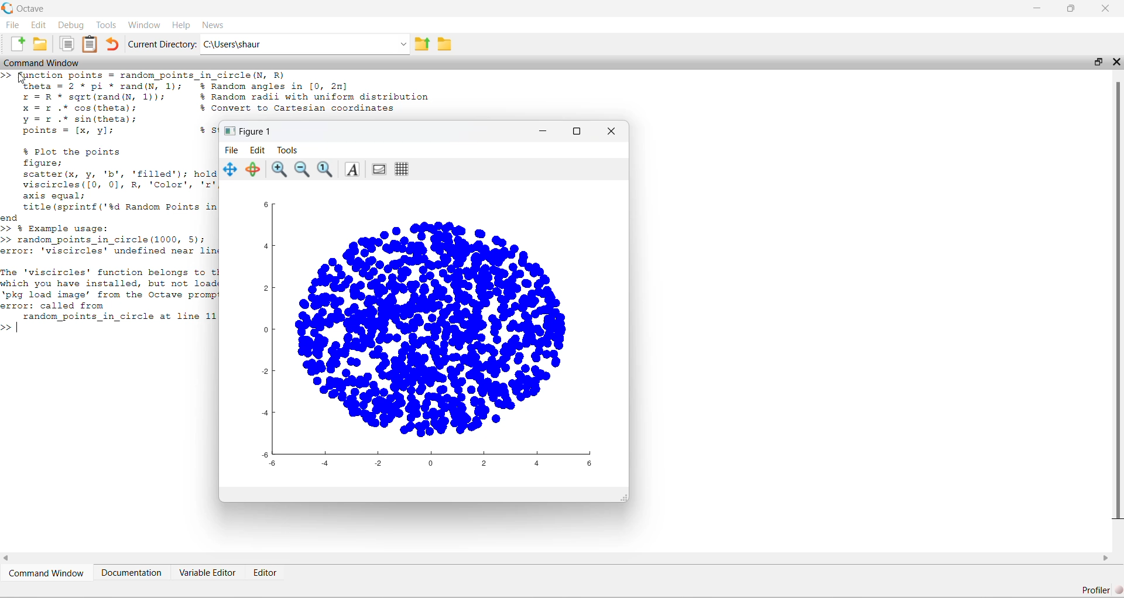  What do you see at coordinates (1116, 61) in the screenshot?
I see `close` at bounding box center [1116, 61].